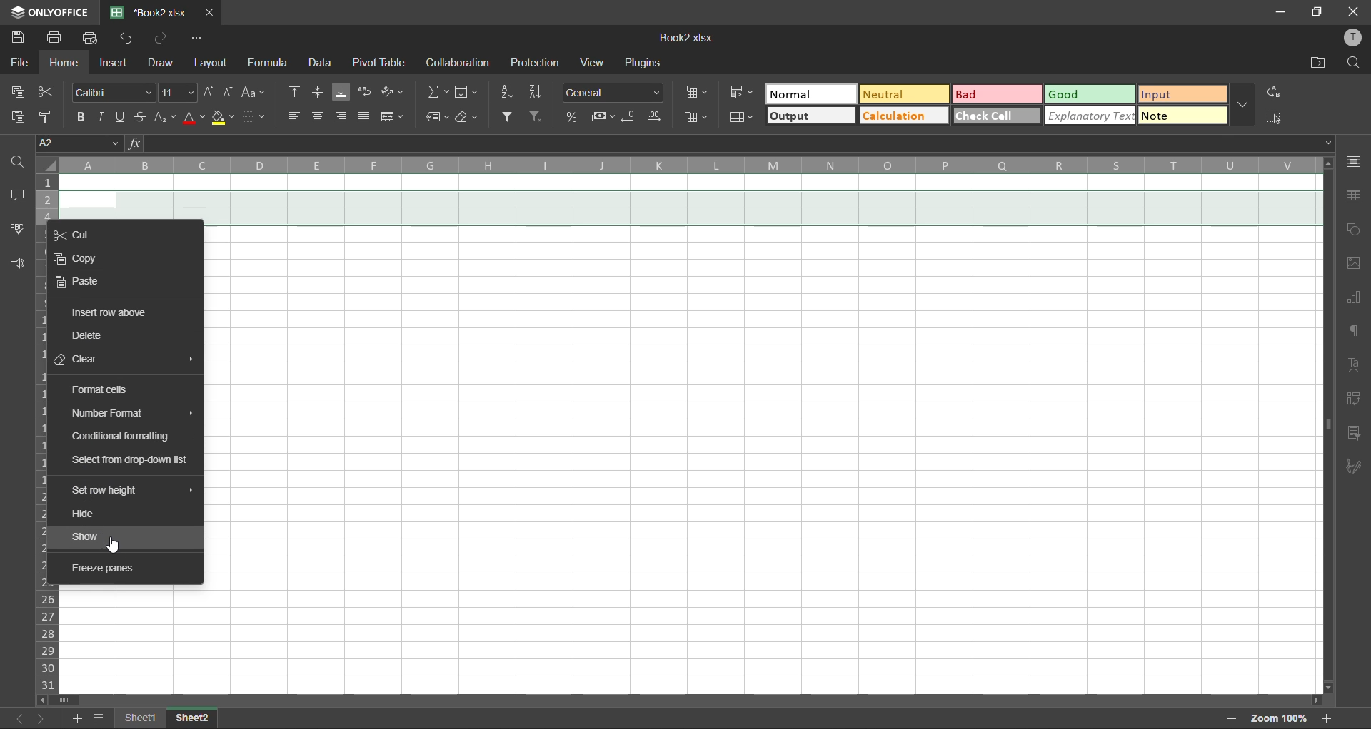 This screenshot has height=729, width=1371. Describe the element at coordinates (104, 390) in the screenshot. I see `format cells` at that location.